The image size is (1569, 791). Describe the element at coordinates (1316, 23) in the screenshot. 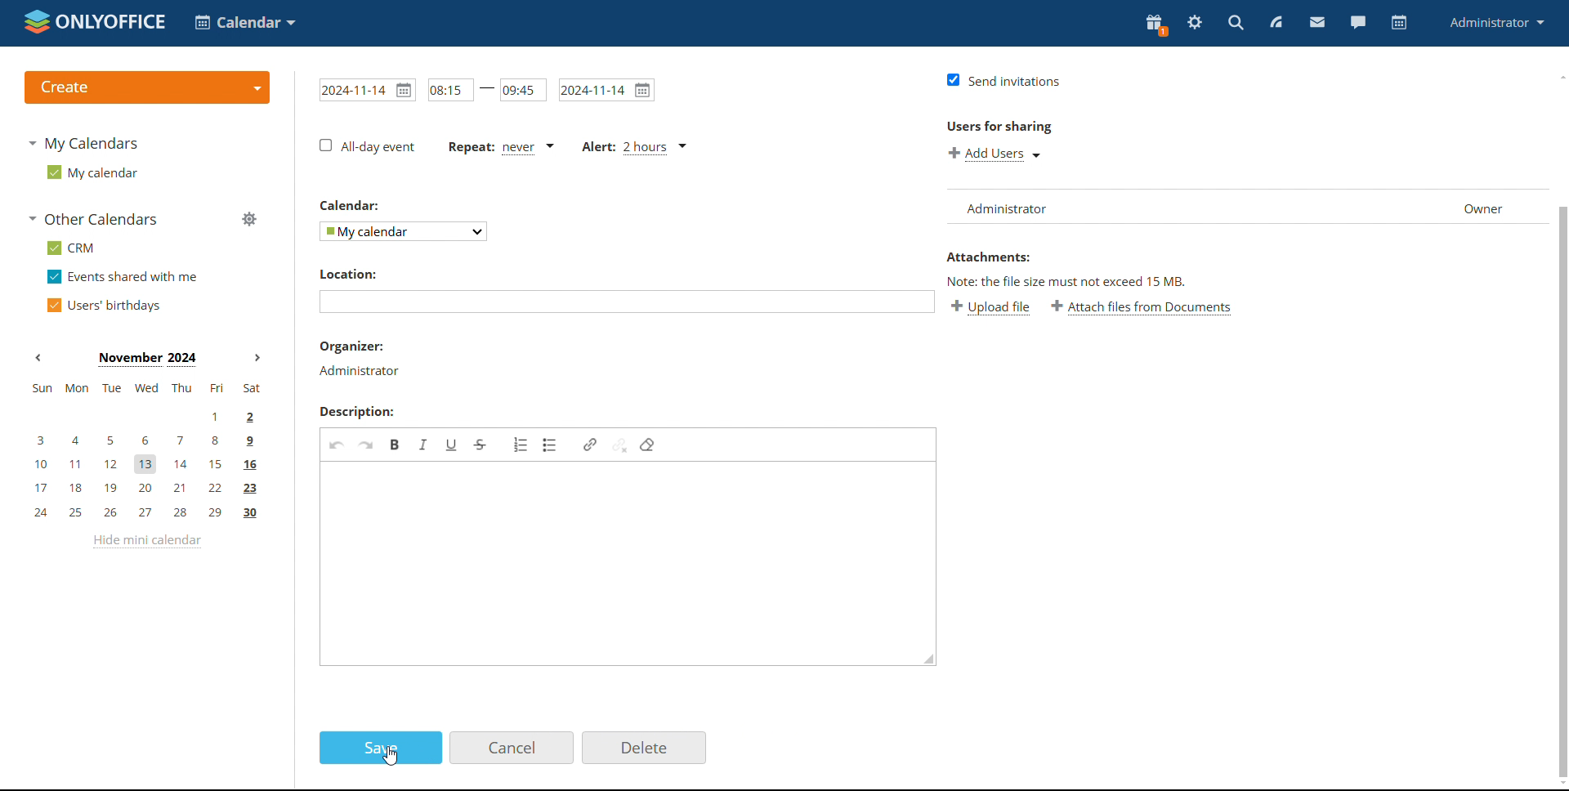

I see `mail` at that location.